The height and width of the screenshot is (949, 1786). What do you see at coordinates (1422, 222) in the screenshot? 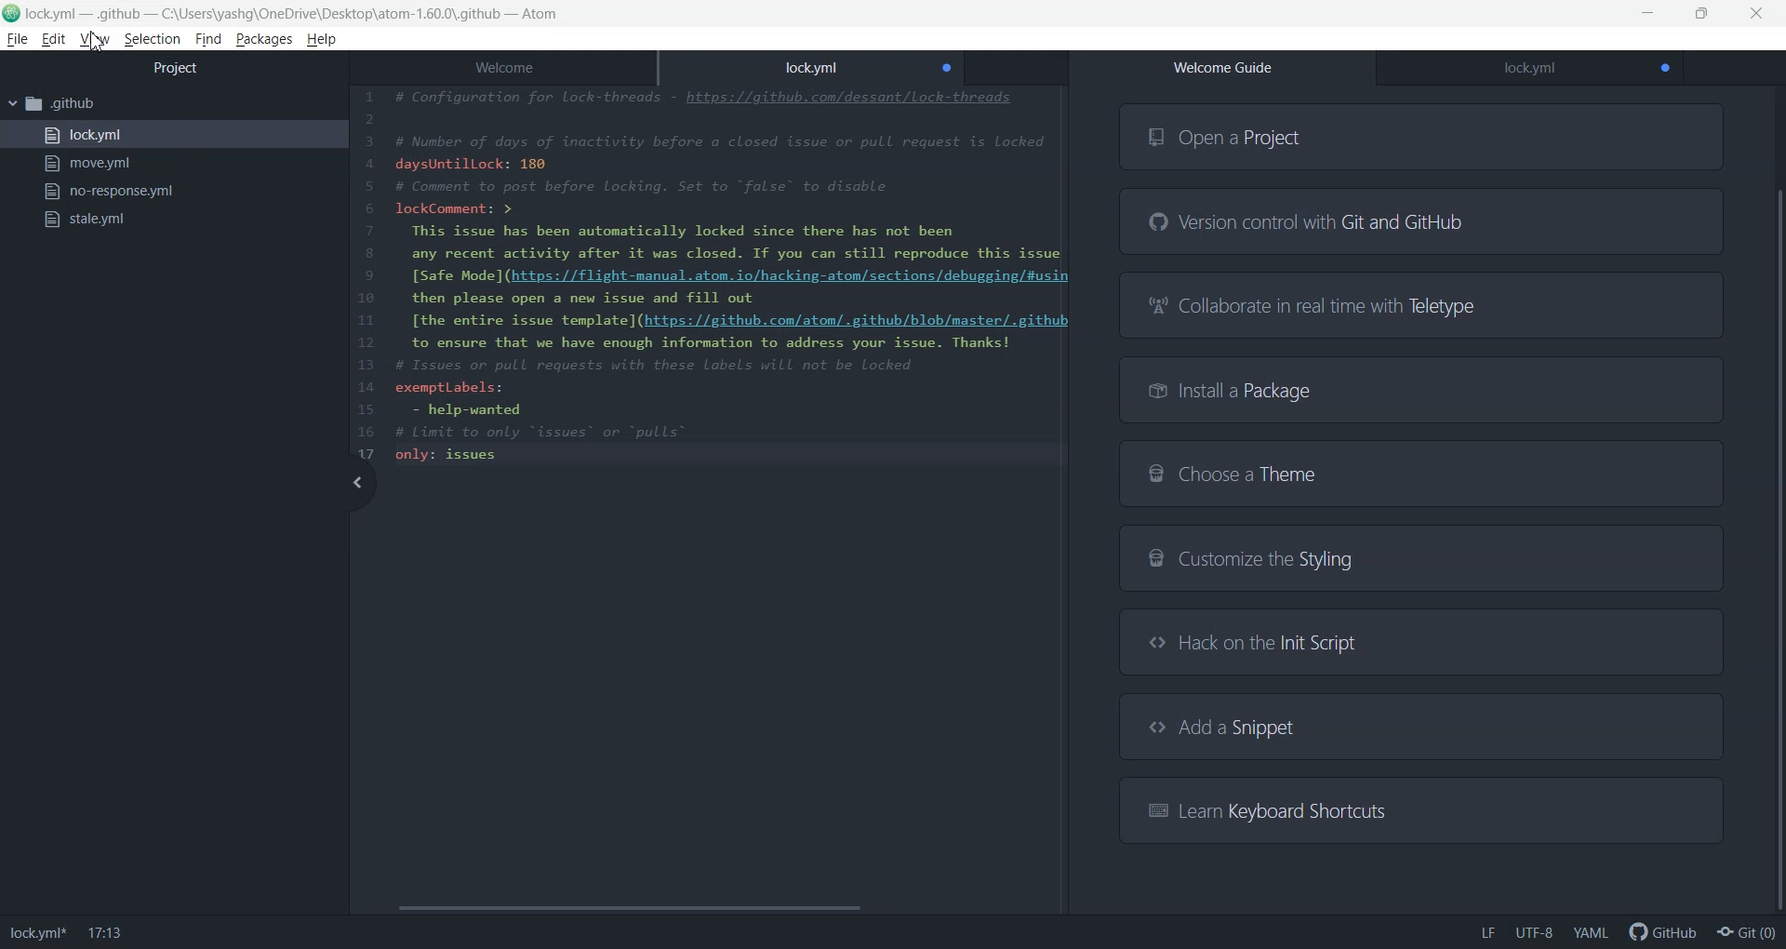
I see `Version control with Git and GitHub` at bounding box center [1422, 222].